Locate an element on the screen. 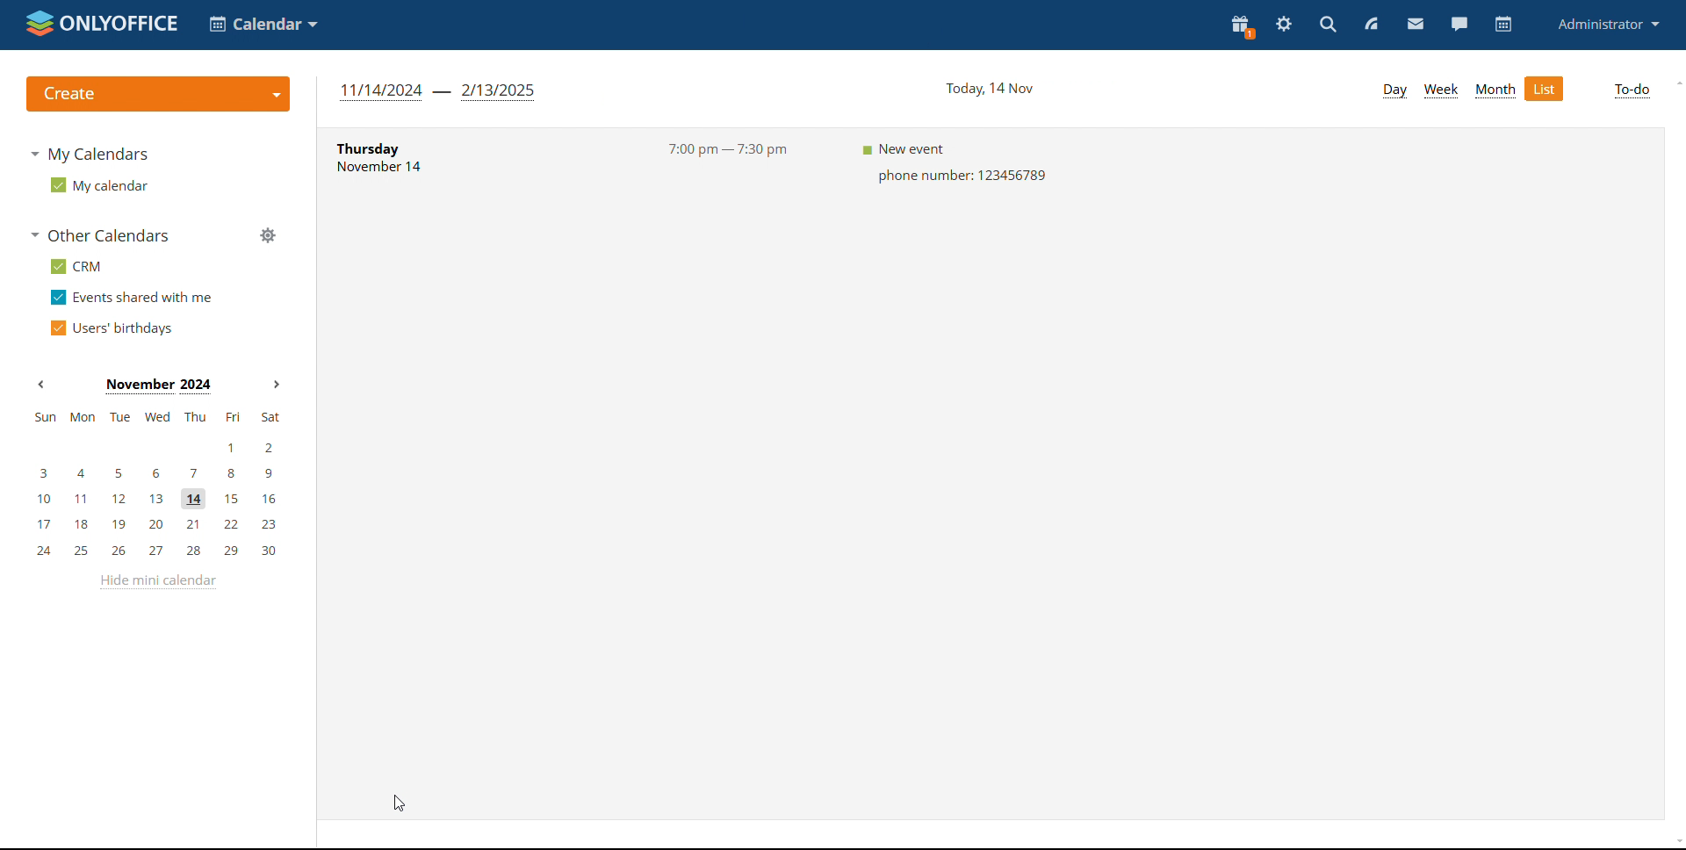  current month is located at coordinates (156, 385).